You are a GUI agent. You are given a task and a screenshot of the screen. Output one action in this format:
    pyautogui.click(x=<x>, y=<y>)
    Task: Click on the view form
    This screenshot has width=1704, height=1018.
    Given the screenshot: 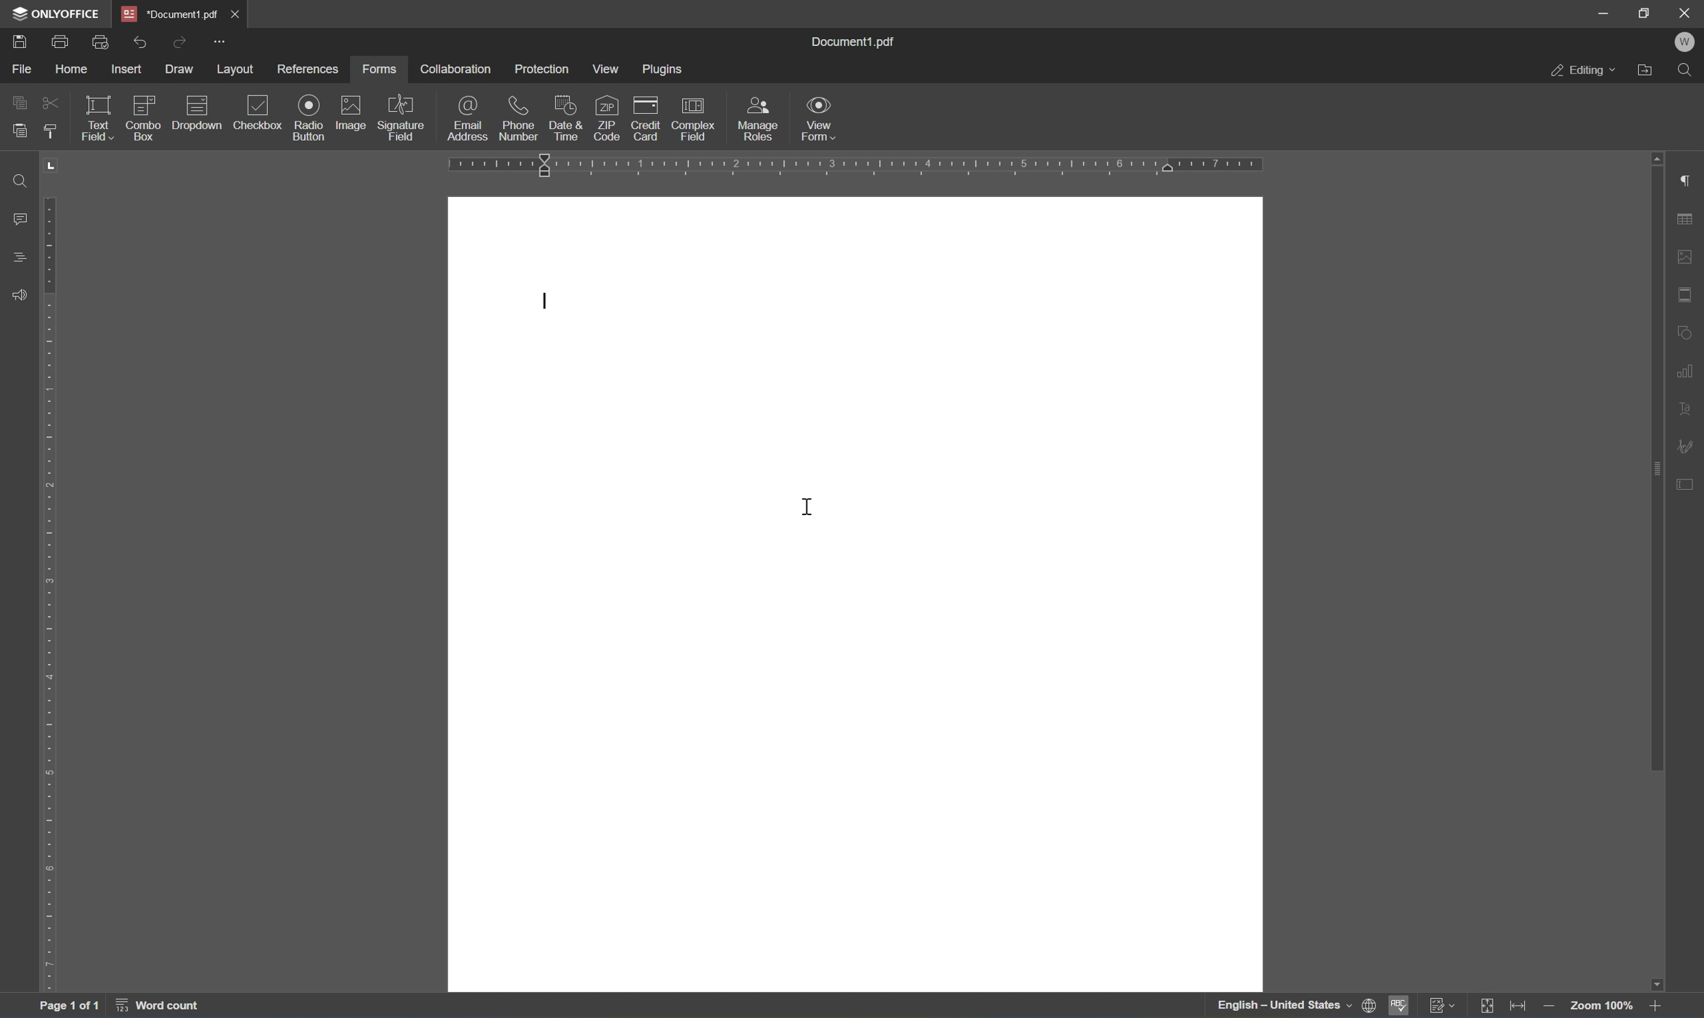 What is the action you would take?
    pyautogui.click(x=820, y=119)
    